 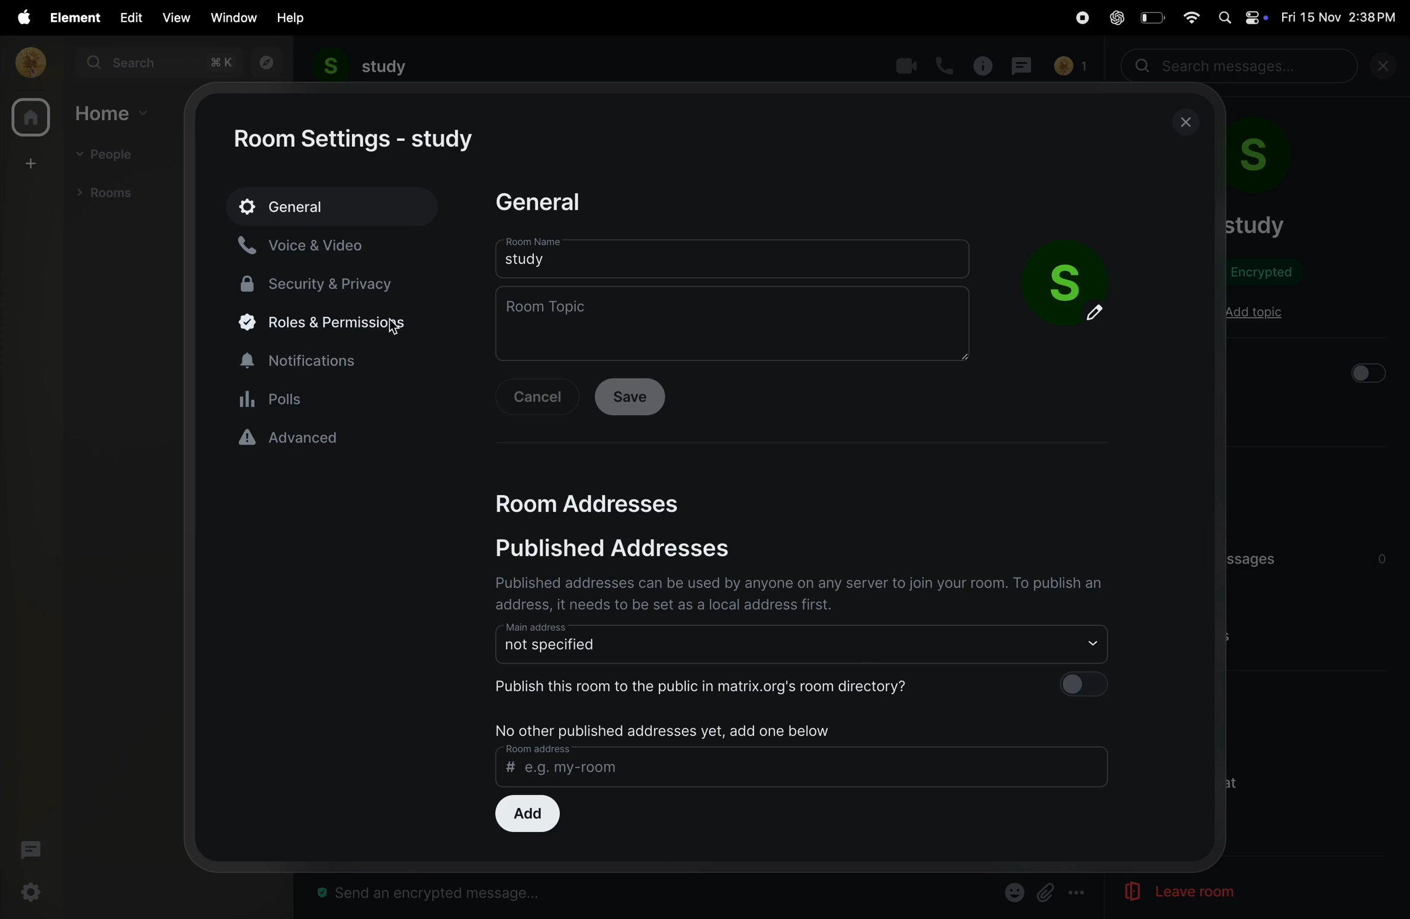 I want to click on info, so click(x=986, y=65).